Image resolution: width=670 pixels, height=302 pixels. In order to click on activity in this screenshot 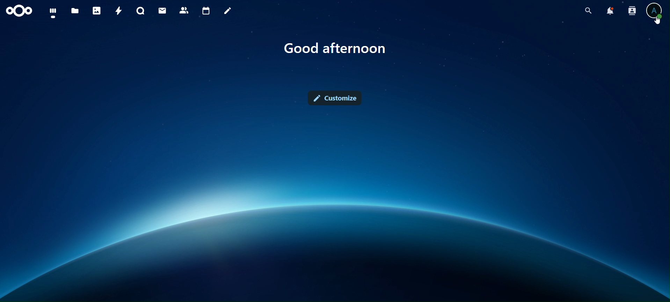, I will do `click(118, 10)`.